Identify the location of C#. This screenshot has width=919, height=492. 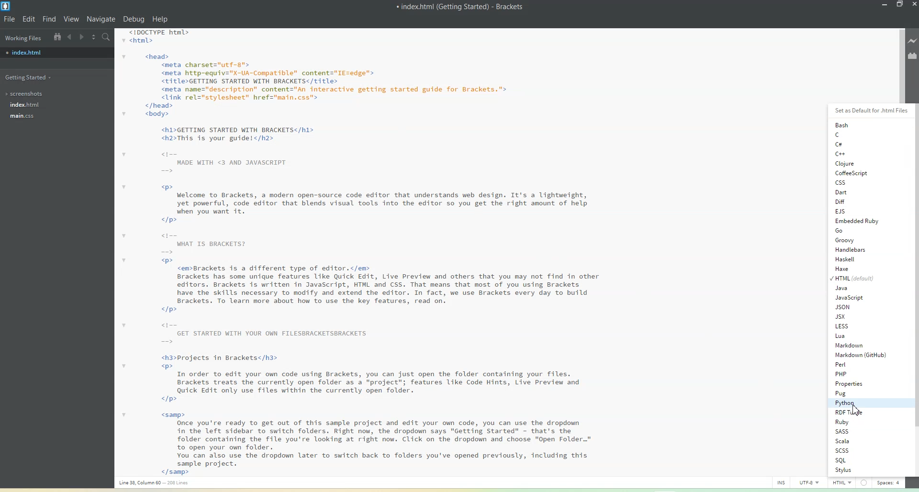
(854, 145).